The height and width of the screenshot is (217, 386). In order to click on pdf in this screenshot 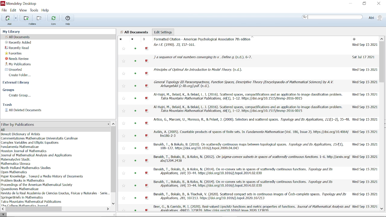, I will do `click(147, 148)`.